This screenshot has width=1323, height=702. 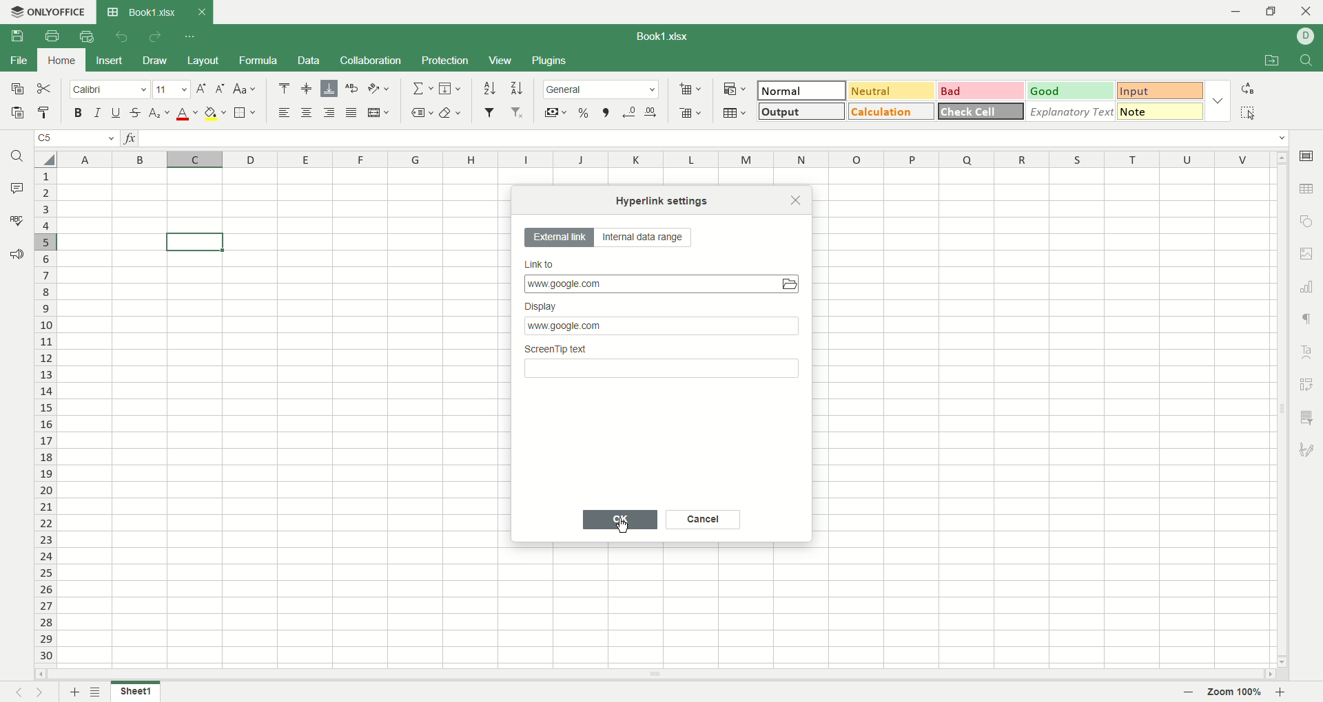 What do you see at coordinates (1307, 13) in the screenshot?
I see `close` at bounding box center [1307, 13].